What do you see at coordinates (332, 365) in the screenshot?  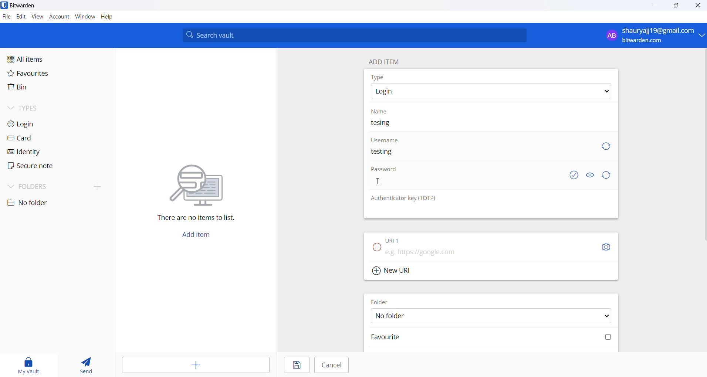 I see `Cancel` at bounding box center [332, 365].